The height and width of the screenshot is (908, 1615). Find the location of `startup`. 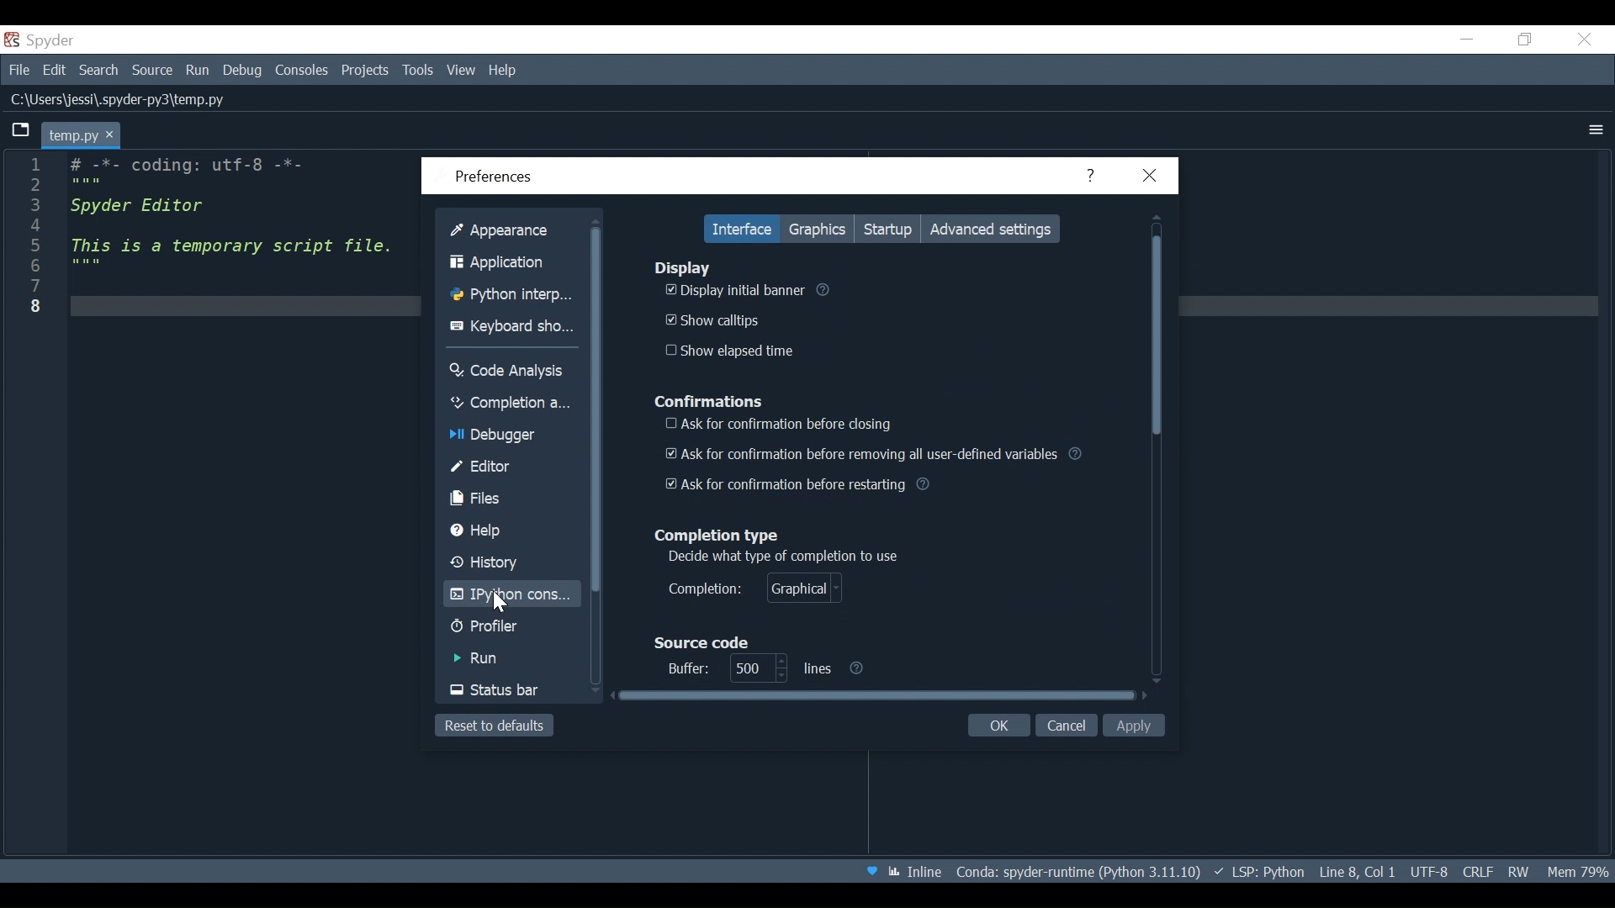

startup is located at coordinates (889, 227).